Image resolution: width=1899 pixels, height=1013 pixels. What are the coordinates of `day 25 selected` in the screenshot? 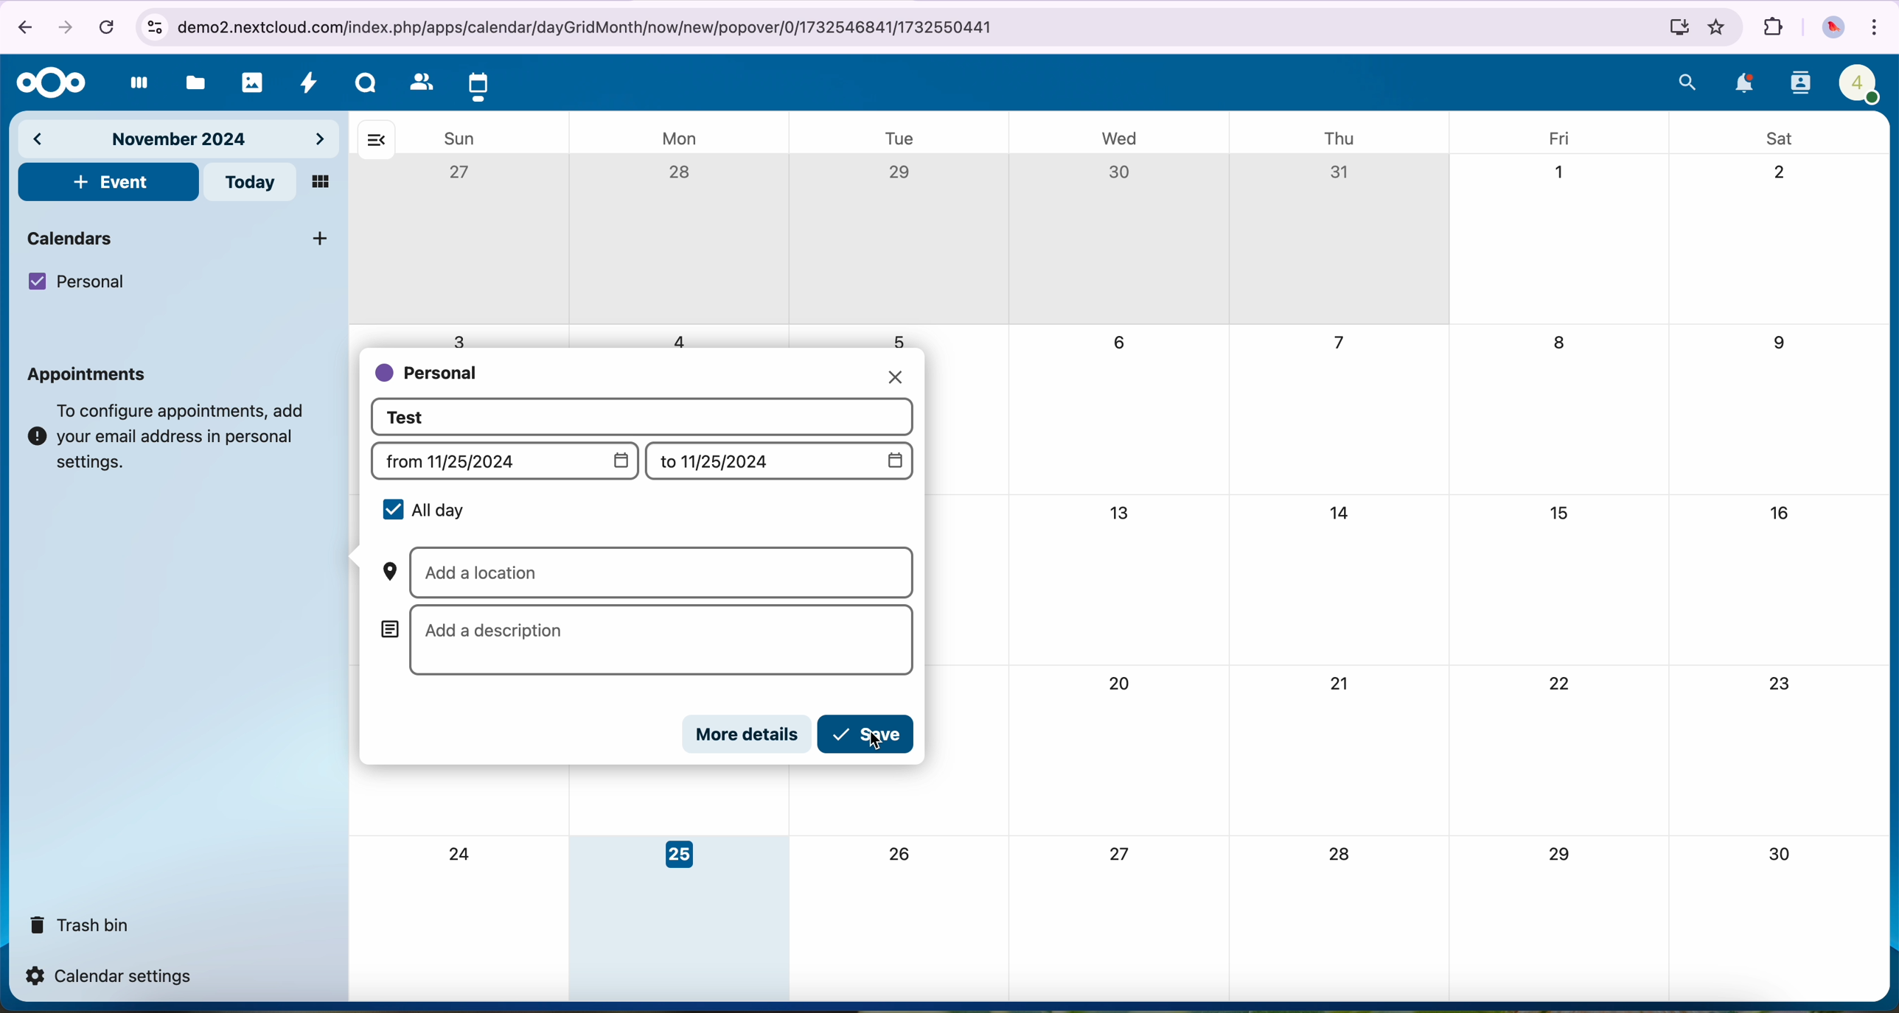 It's located at (683, 921).